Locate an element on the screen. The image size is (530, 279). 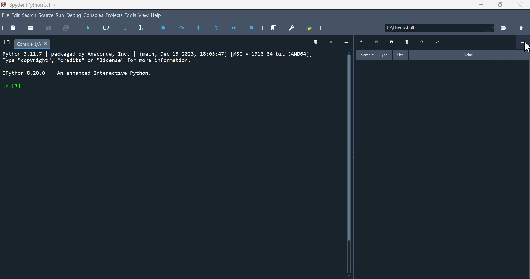
file is located at coordinates (6, 42).